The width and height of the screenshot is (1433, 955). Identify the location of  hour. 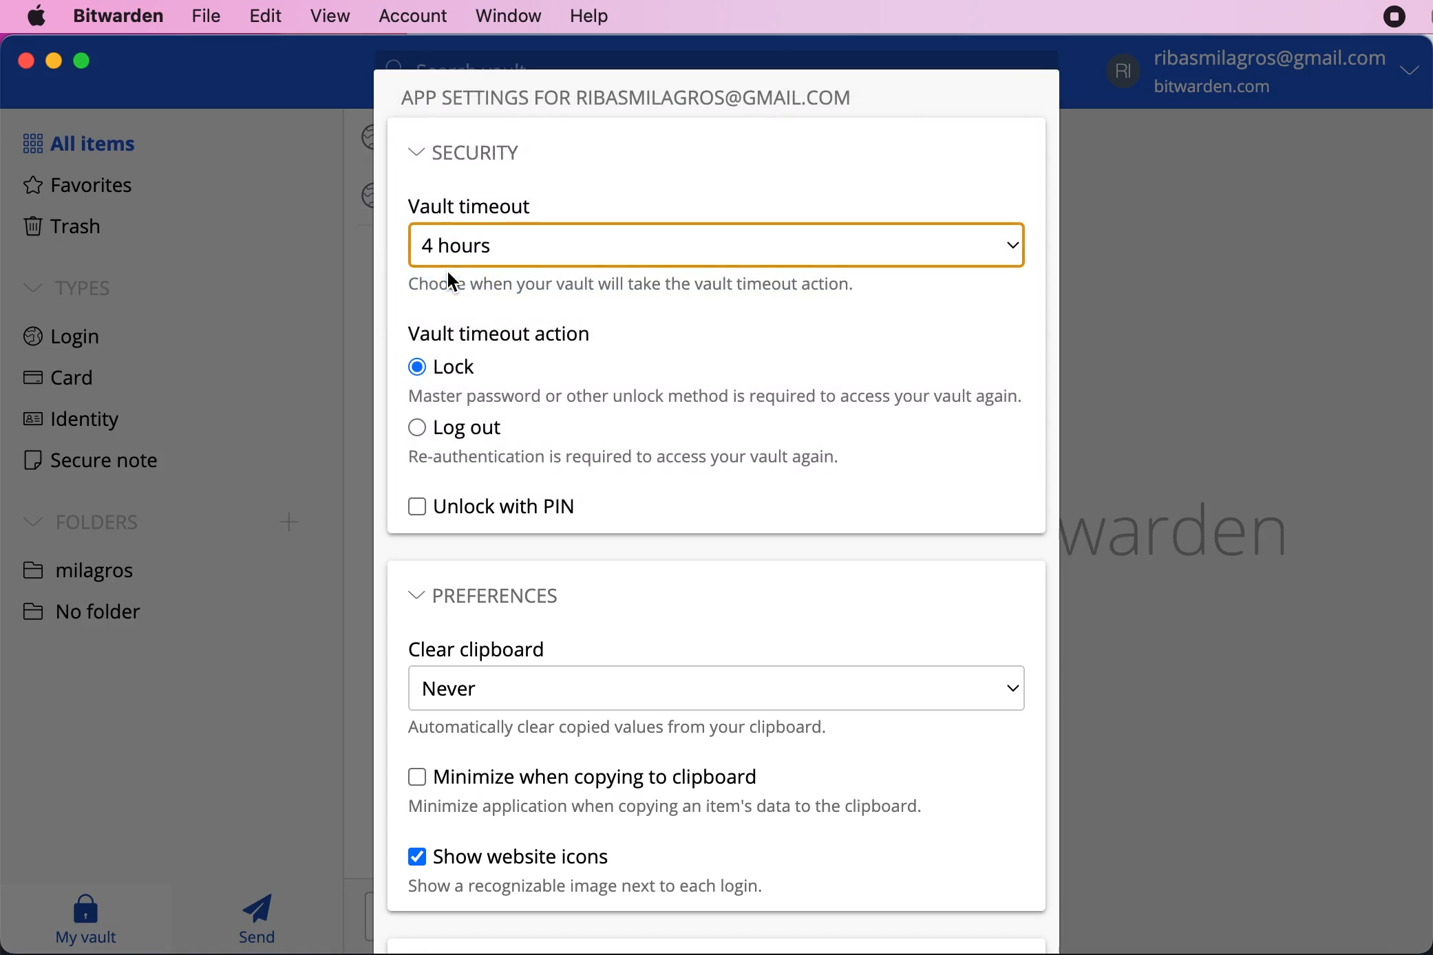
(717, 245).